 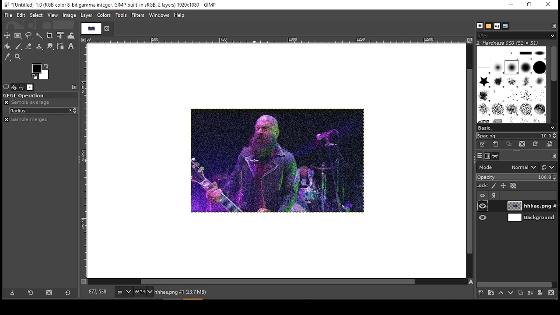 What do you see at coordinates (11, 293) in the screenshot?
I see `save tool preset` at bounding box center [11, 293].